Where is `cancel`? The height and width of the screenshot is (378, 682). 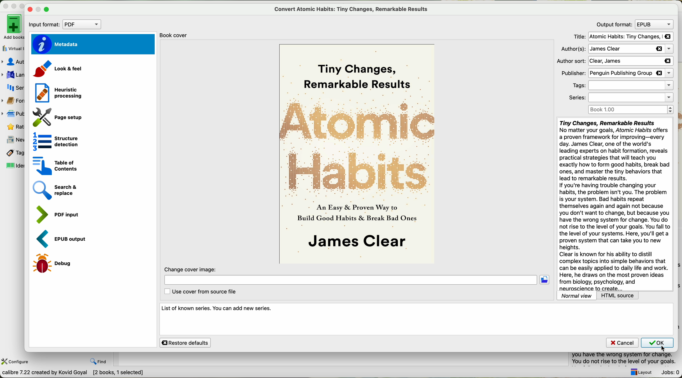
cancel is located at coordinates (622, 342).